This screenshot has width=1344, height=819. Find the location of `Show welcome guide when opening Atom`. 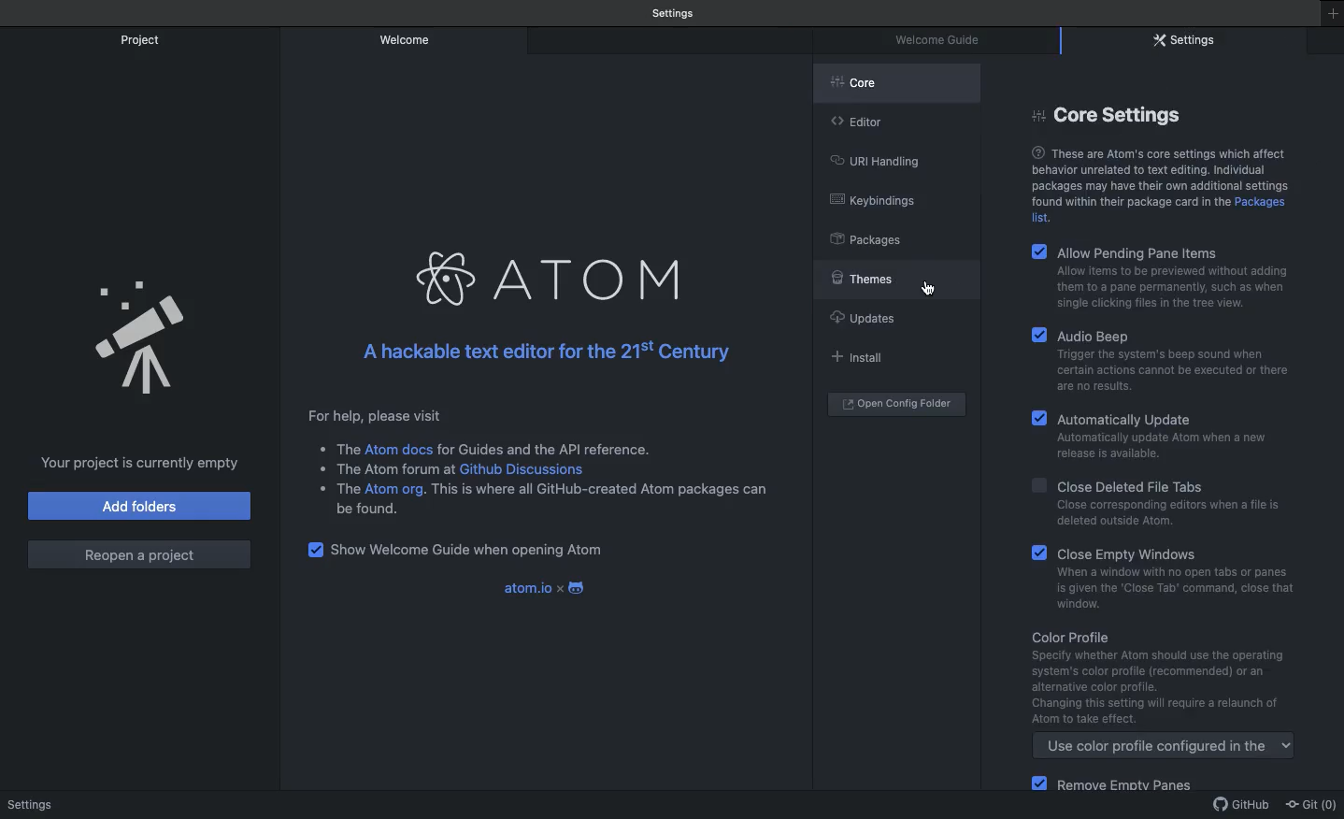

Show welcome guide when opening Atom is located at coordinates (470, 550).